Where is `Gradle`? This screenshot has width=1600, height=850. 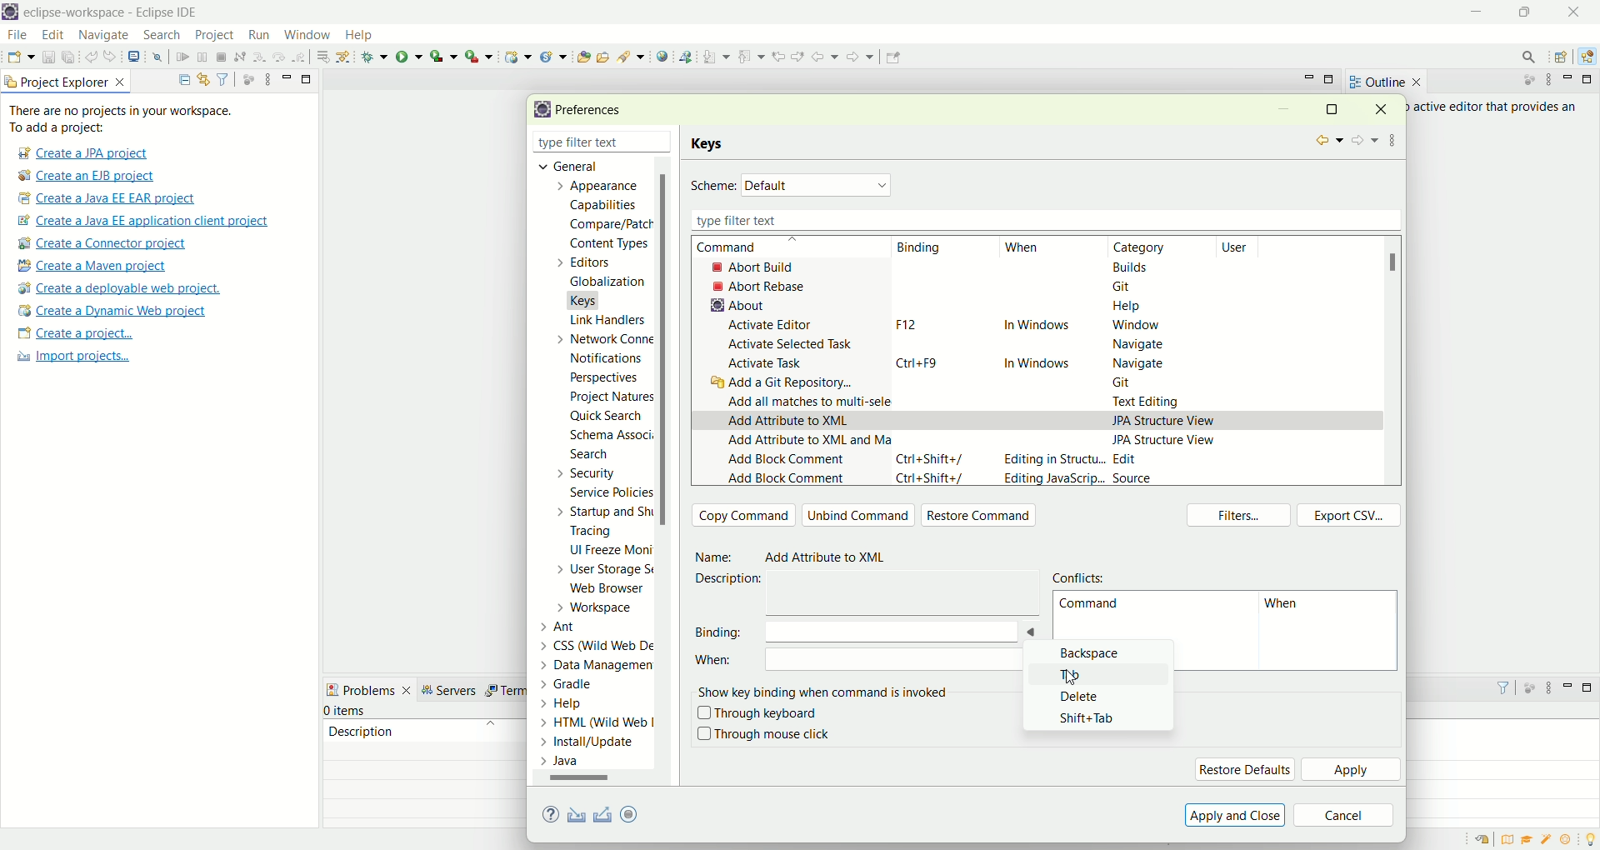
Gradle is located at coordinates (582, 682).